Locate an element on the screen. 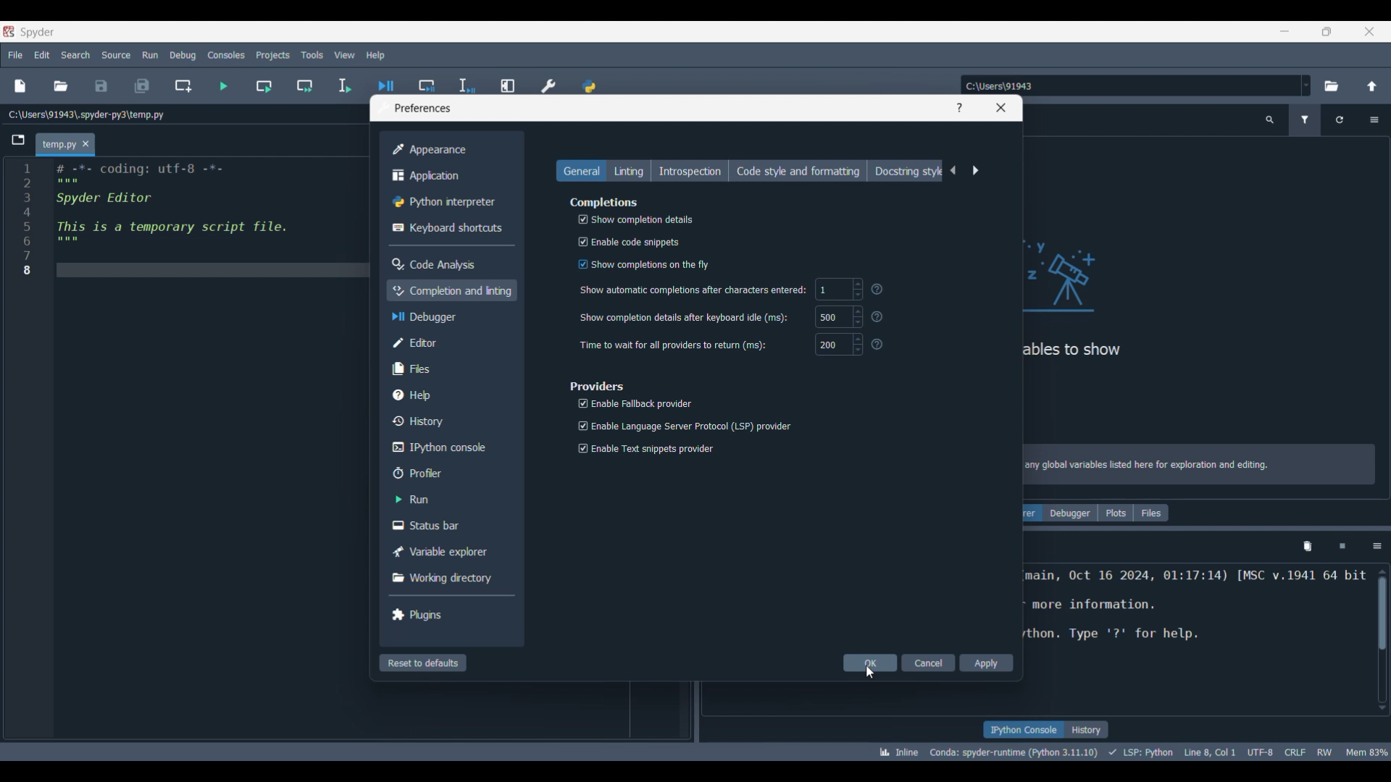 This screenshot has width=1391, height=782. Appearance is located at coordinates (448, 150).